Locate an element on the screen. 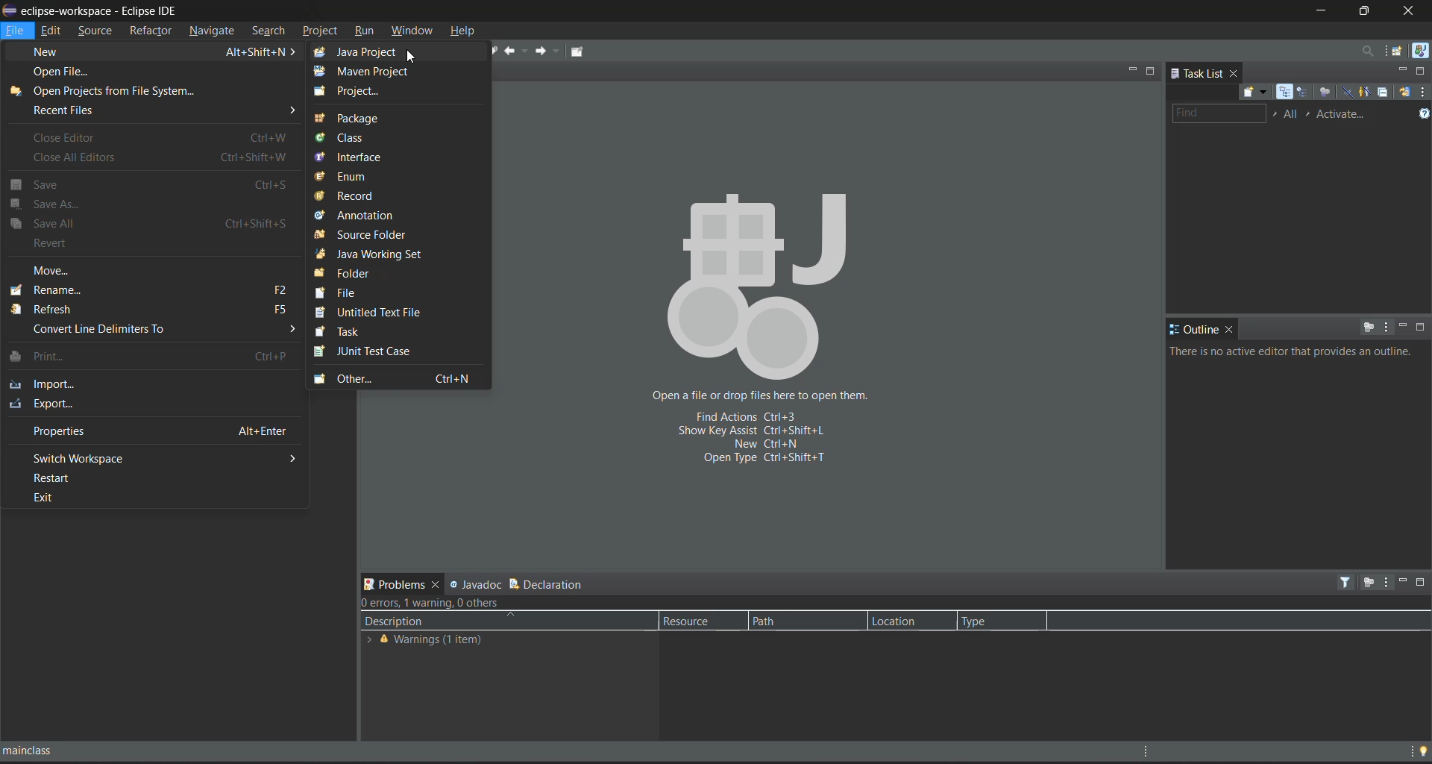 This screenshot has width=1432, height=764. filters is located at coordinates (1347, 582).